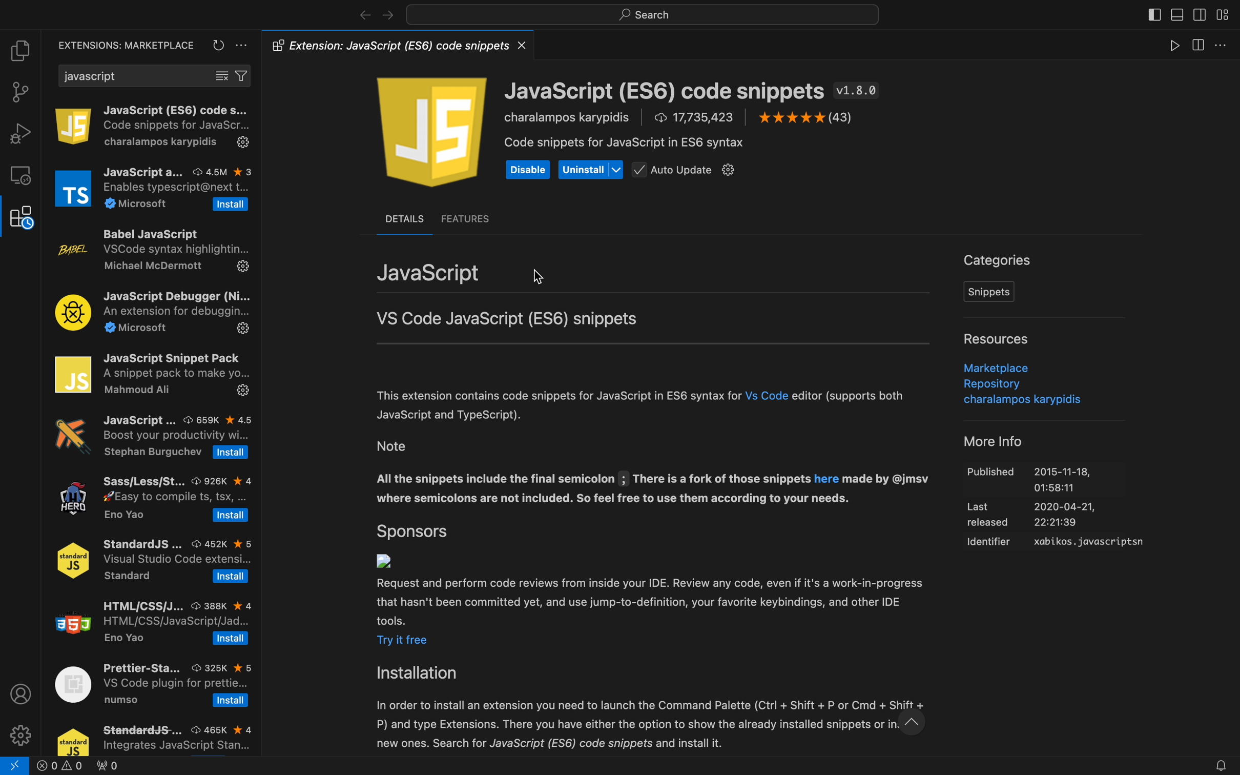  Describe the element at coordinates (435, 274) in the screenshot. I see `JavaScript` at that location.